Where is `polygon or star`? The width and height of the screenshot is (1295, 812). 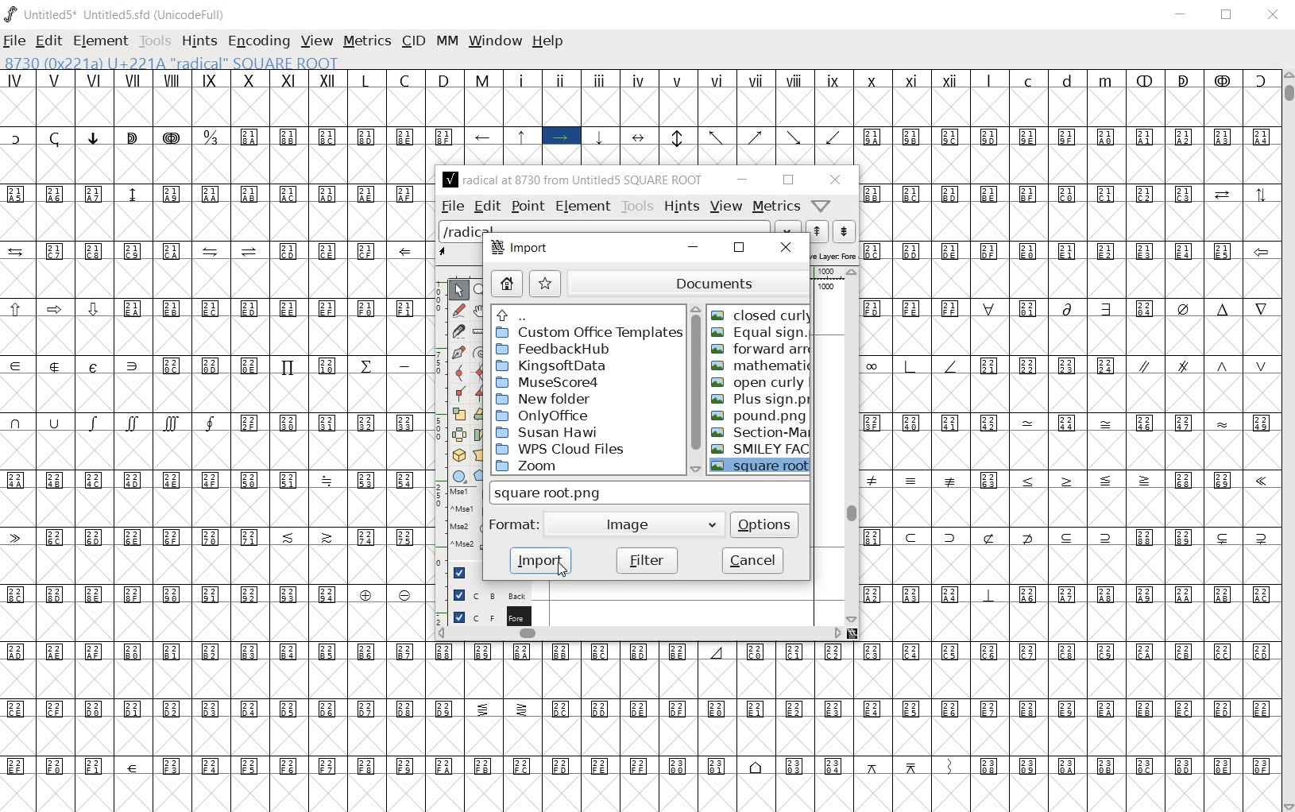 polygon or star is located at coordinates (483, 476).